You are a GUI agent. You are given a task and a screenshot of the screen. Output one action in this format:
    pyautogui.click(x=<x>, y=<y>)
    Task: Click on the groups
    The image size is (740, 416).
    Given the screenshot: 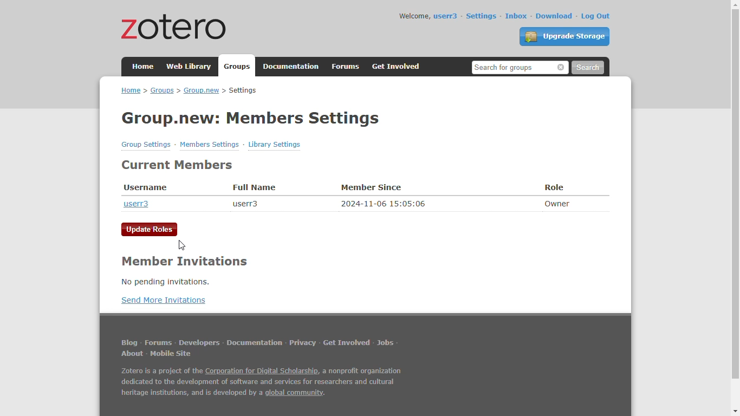 What is the action you would take?
    pyautogui.click(x=238, y=67)
    